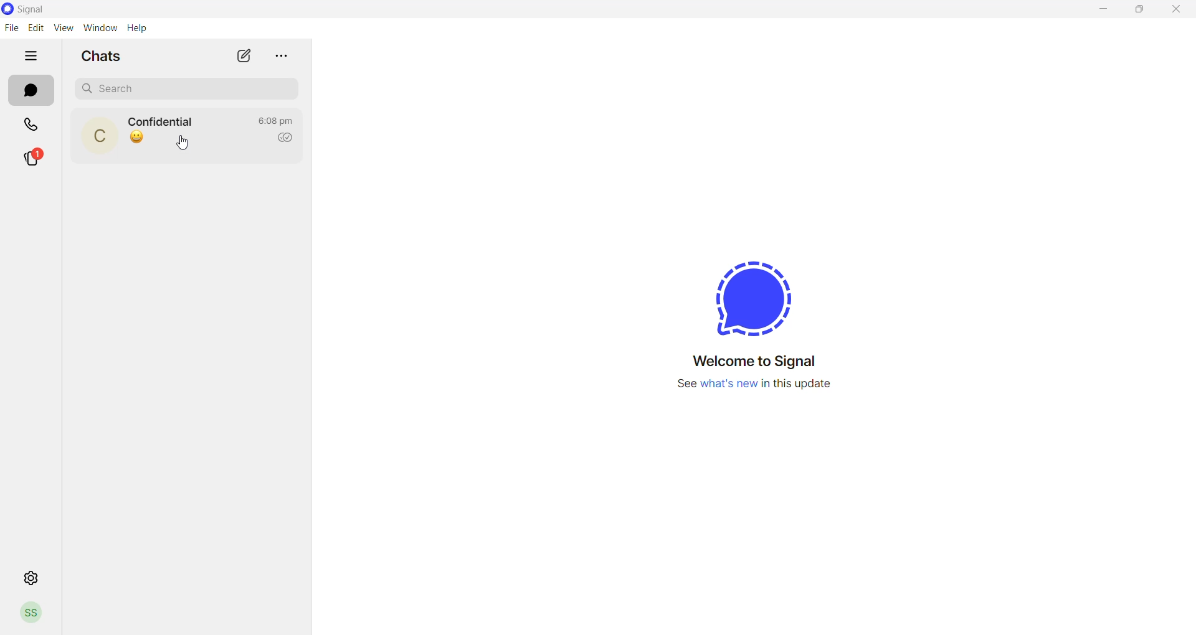 Image resolution: width=1196 pixels, height=635 pixels. I want to click on profile picture, so click(98, 136).